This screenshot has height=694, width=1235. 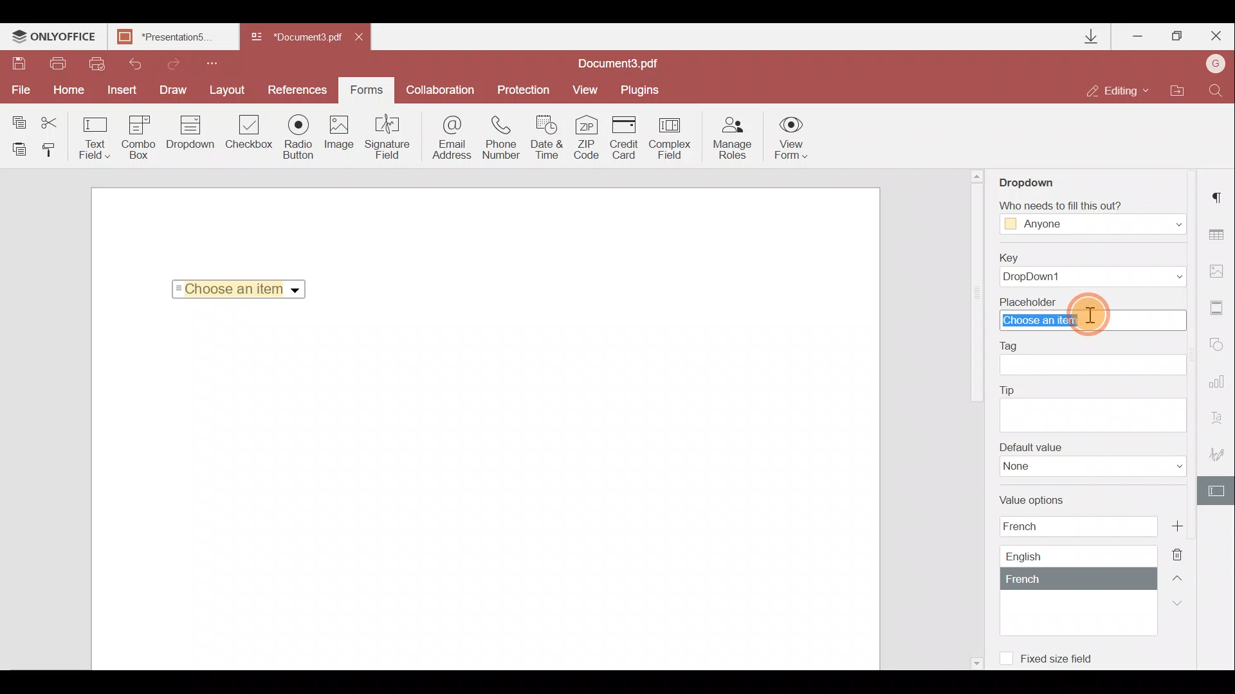 What do you see at coordinates (975, 295) in the screenshot?
I see `scroll bar` at bounding box center [975, 295].